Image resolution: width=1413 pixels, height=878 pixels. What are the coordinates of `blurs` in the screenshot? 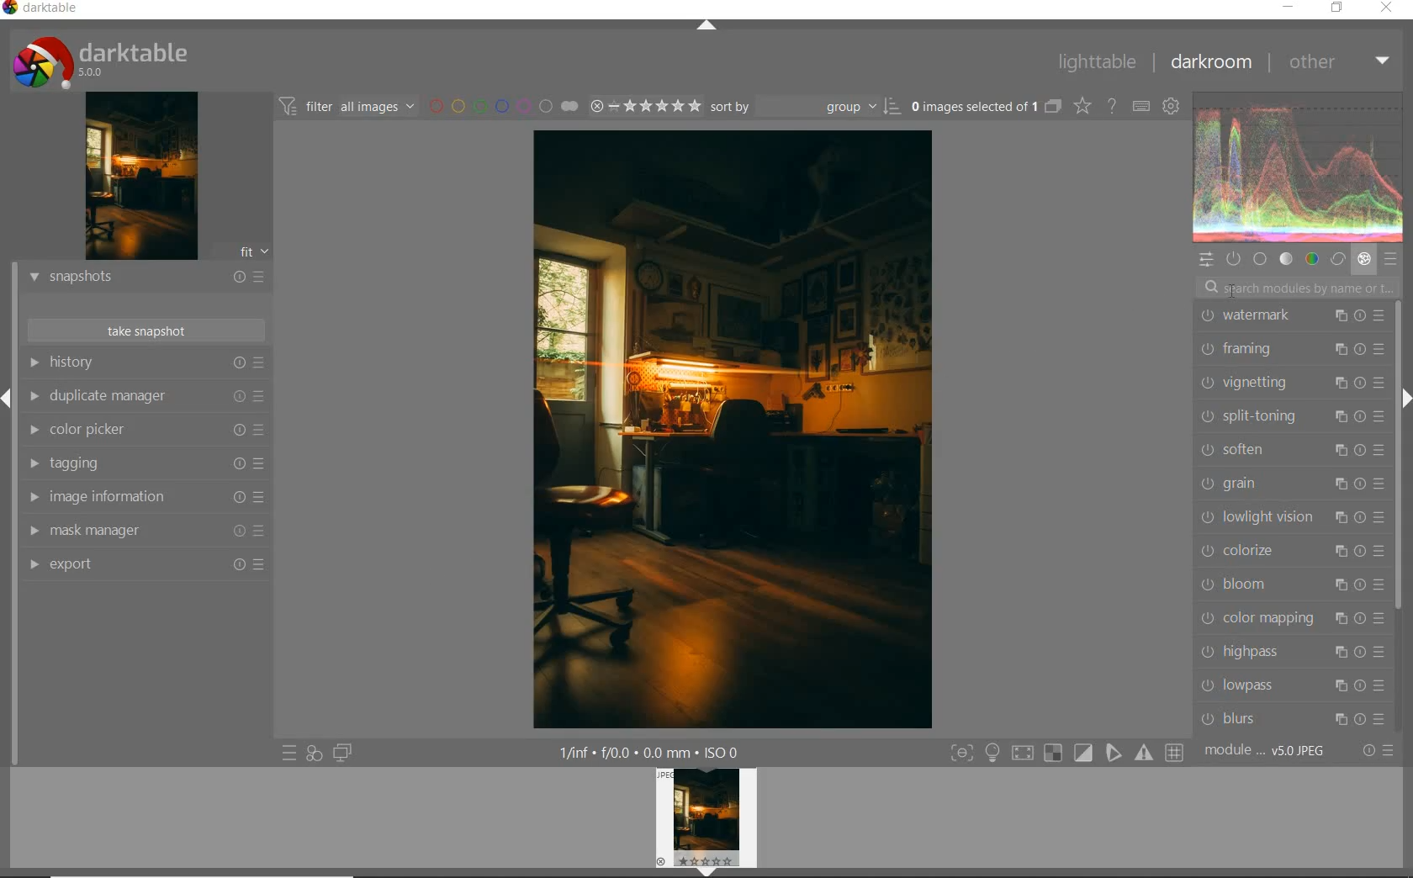 It's located at (1294, 719).